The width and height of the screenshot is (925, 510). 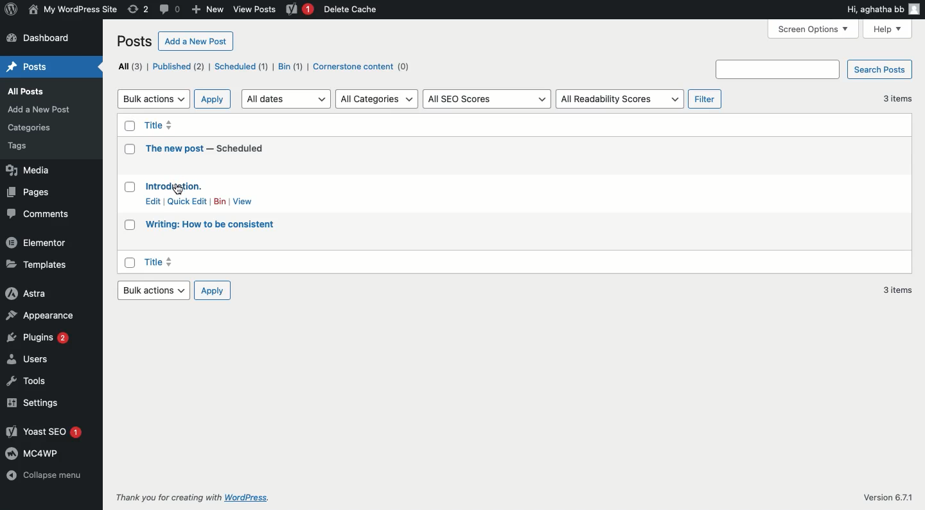 I want to click on checkbox, so click(x=129, y=187).